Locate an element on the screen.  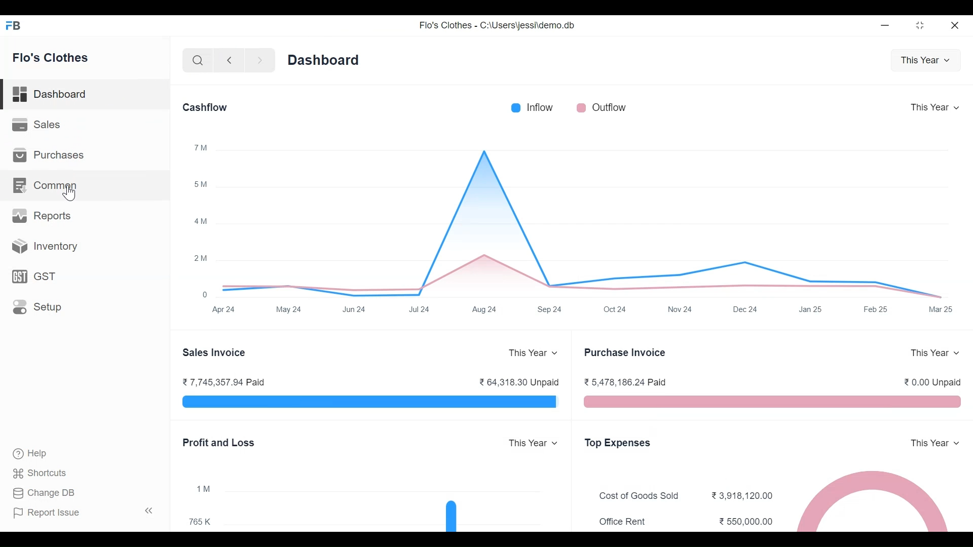
Setup is located at coordinates (40, 305).